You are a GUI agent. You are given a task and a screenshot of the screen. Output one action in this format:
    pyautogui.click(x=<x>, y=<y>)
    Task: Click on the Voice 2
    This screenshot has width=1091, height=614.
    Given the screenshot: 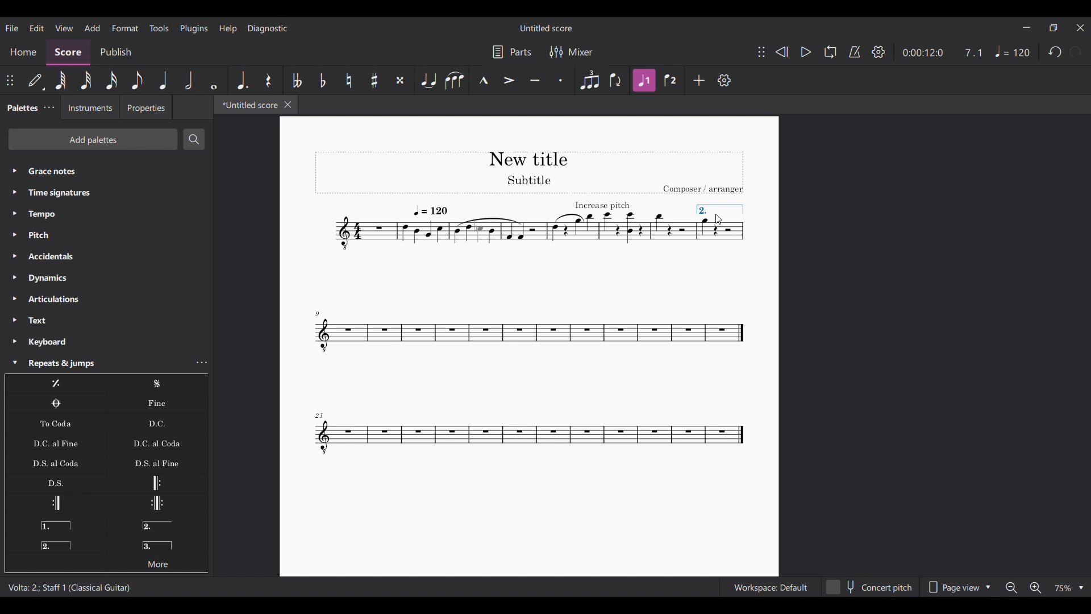 What is the action you would take?
    pyautogui.click(x=671, y=80)
    